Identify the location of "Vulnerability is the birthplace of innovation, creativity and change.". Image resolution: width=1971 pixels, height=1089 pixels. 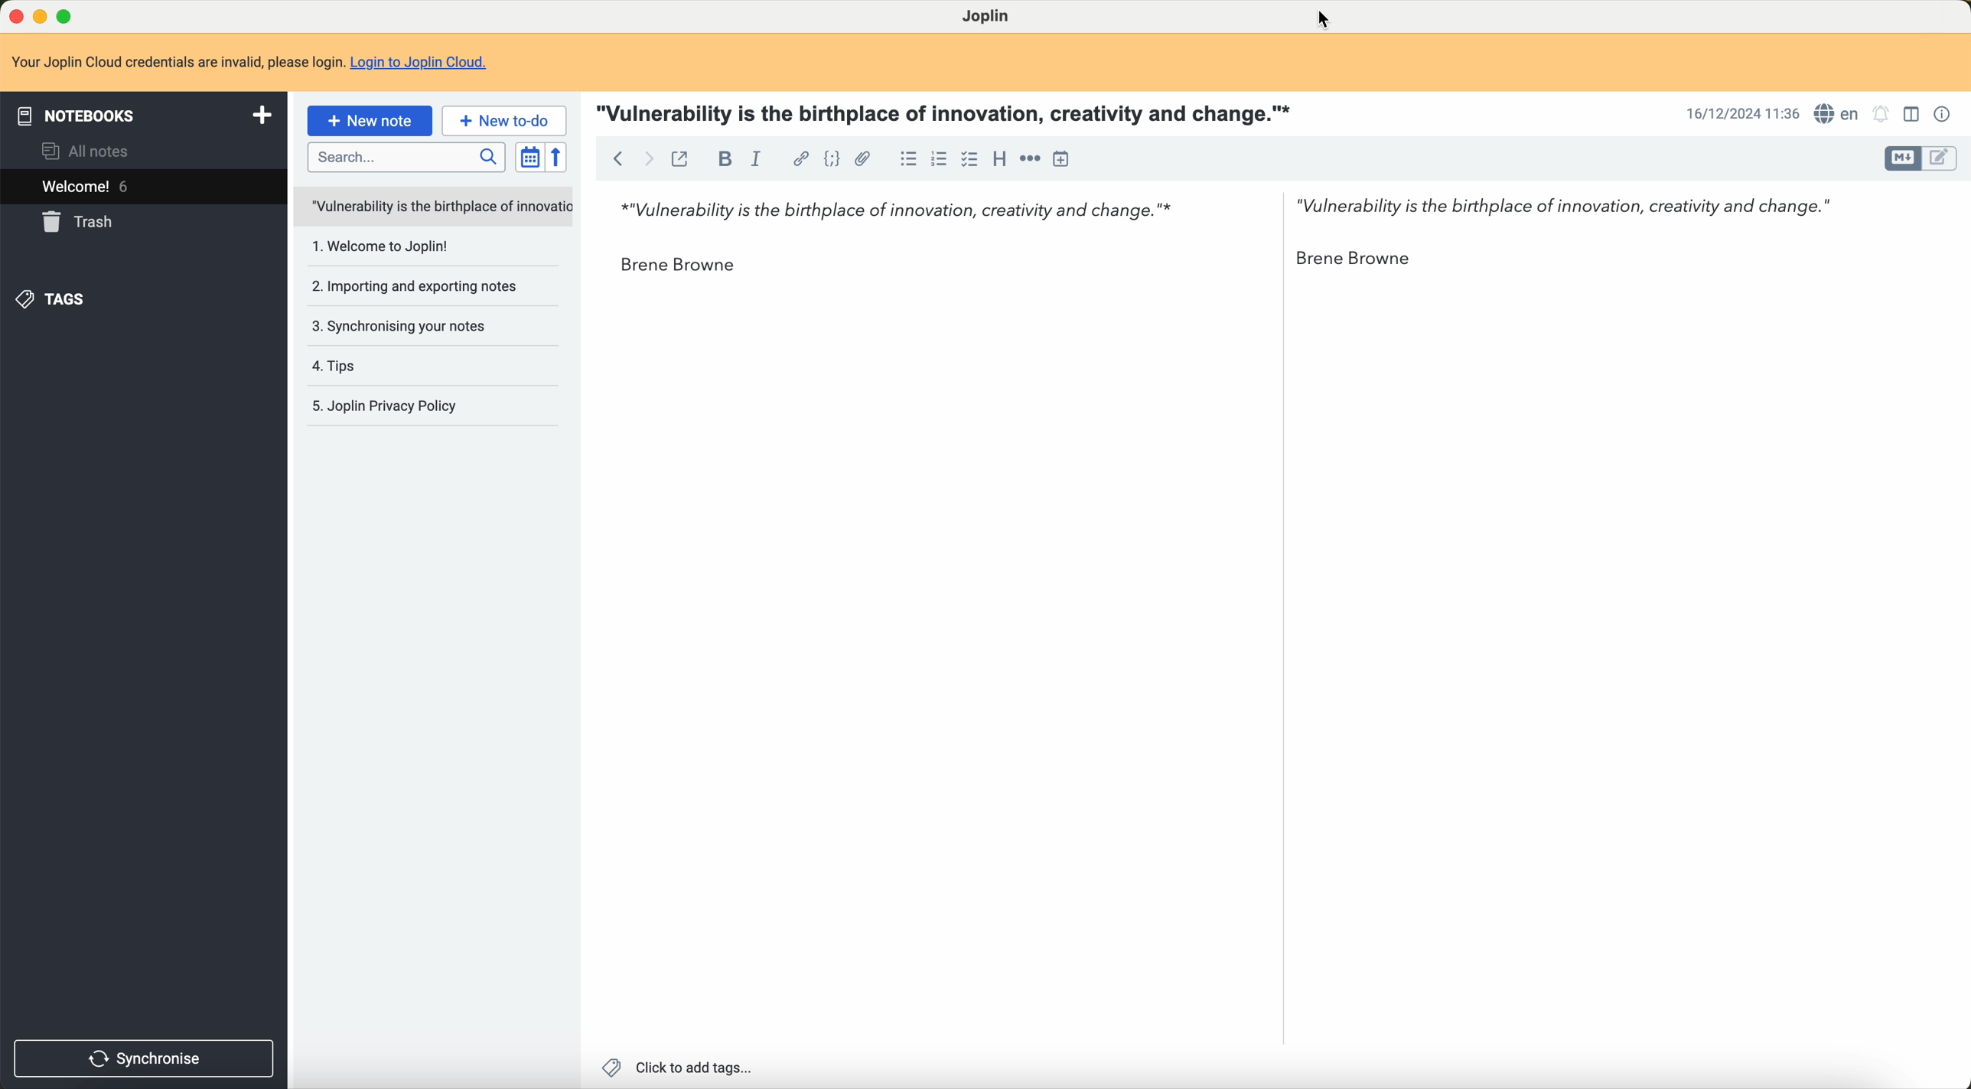
(1564, 203).